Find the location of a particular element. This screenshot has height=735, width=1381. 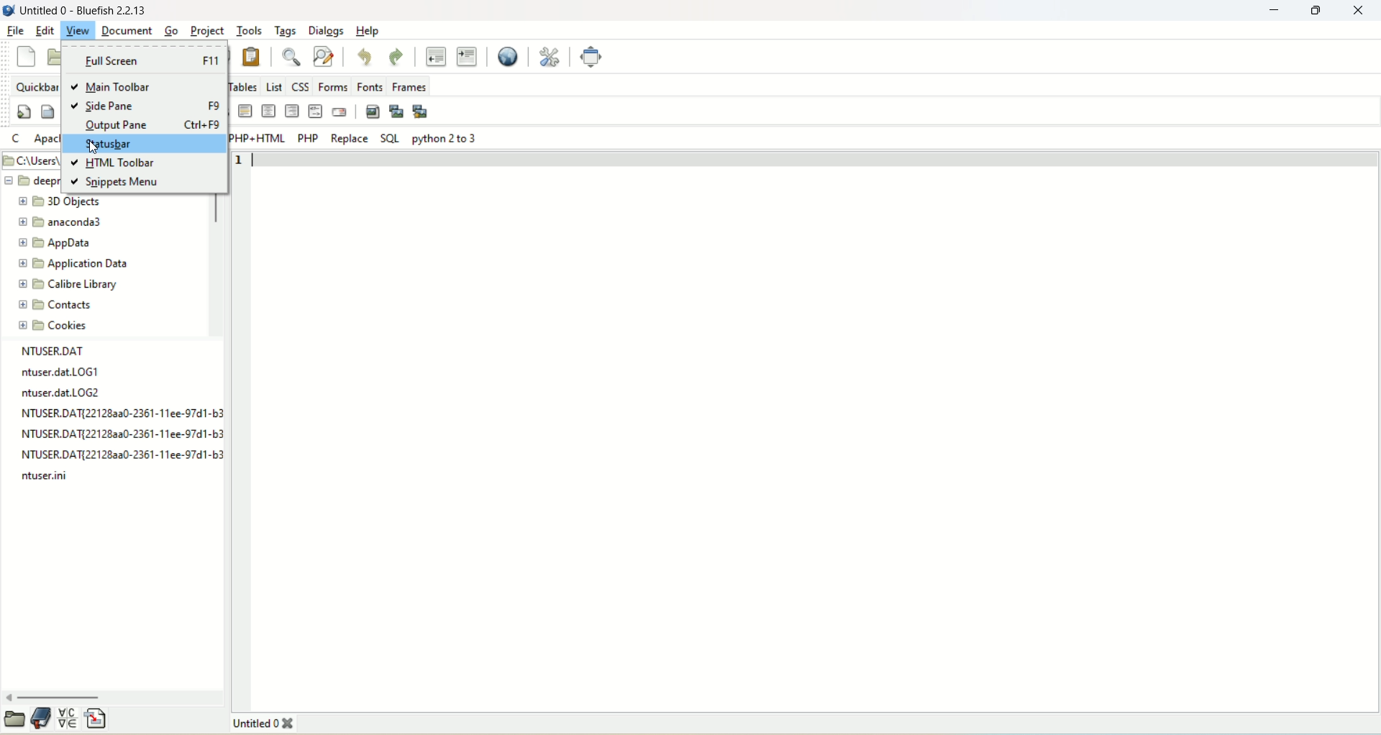

insert thumbnail is located at coordinates (397, 110).